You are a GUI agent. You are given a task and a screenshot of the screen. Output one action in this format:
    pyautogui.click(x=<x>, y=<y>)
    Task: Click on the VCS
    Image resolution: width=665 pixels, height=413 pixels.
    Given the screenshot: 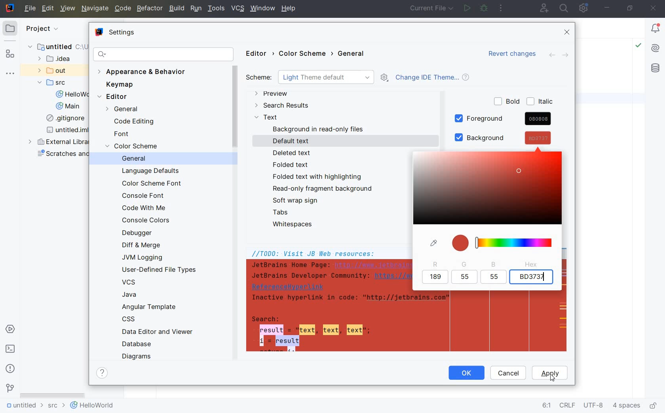 What is the action you would take?
    pyautogui.click(x=129, y=282)
    